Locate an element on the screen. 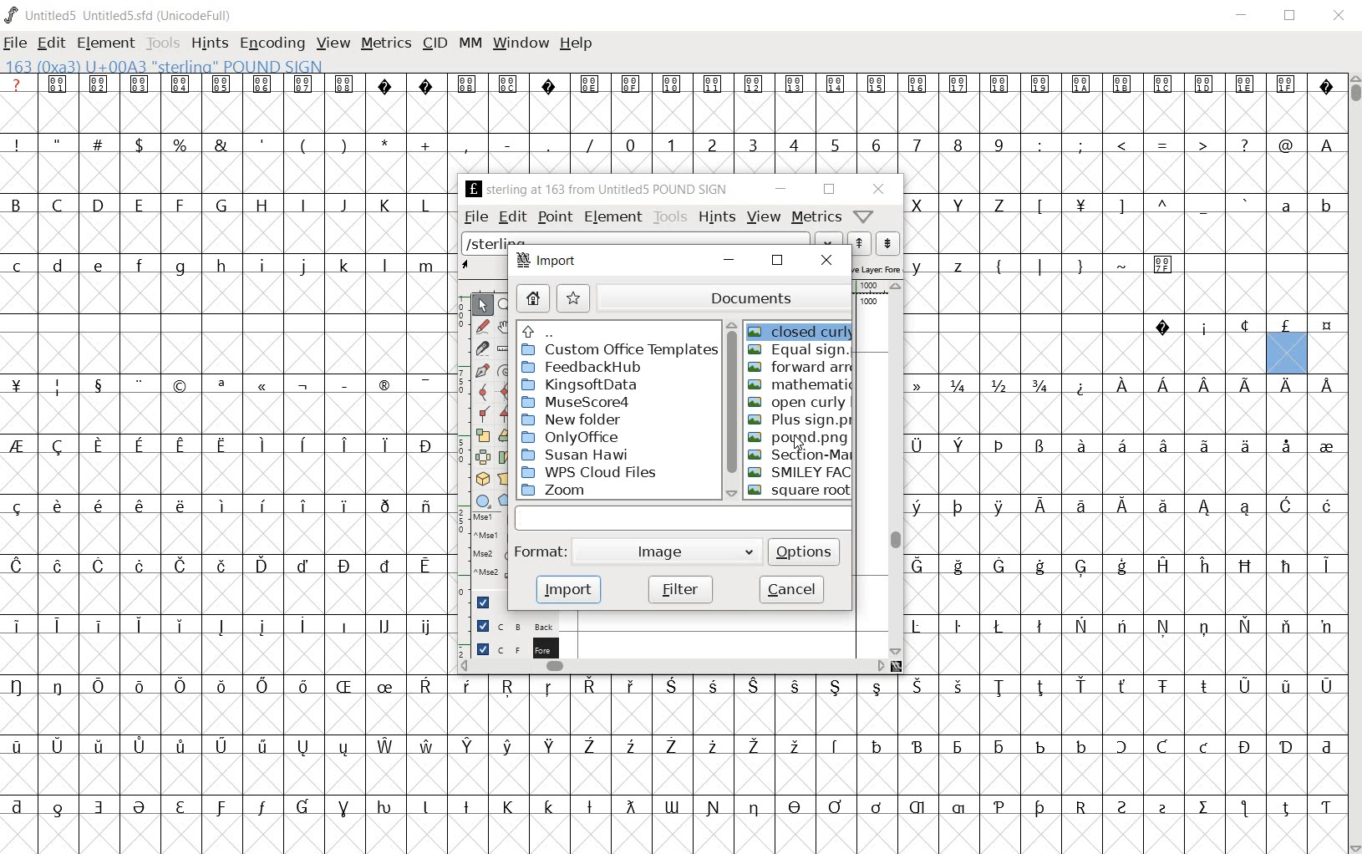 This screenshot has width=1362, height=854. Symbol is located at coordinates (58, 745).